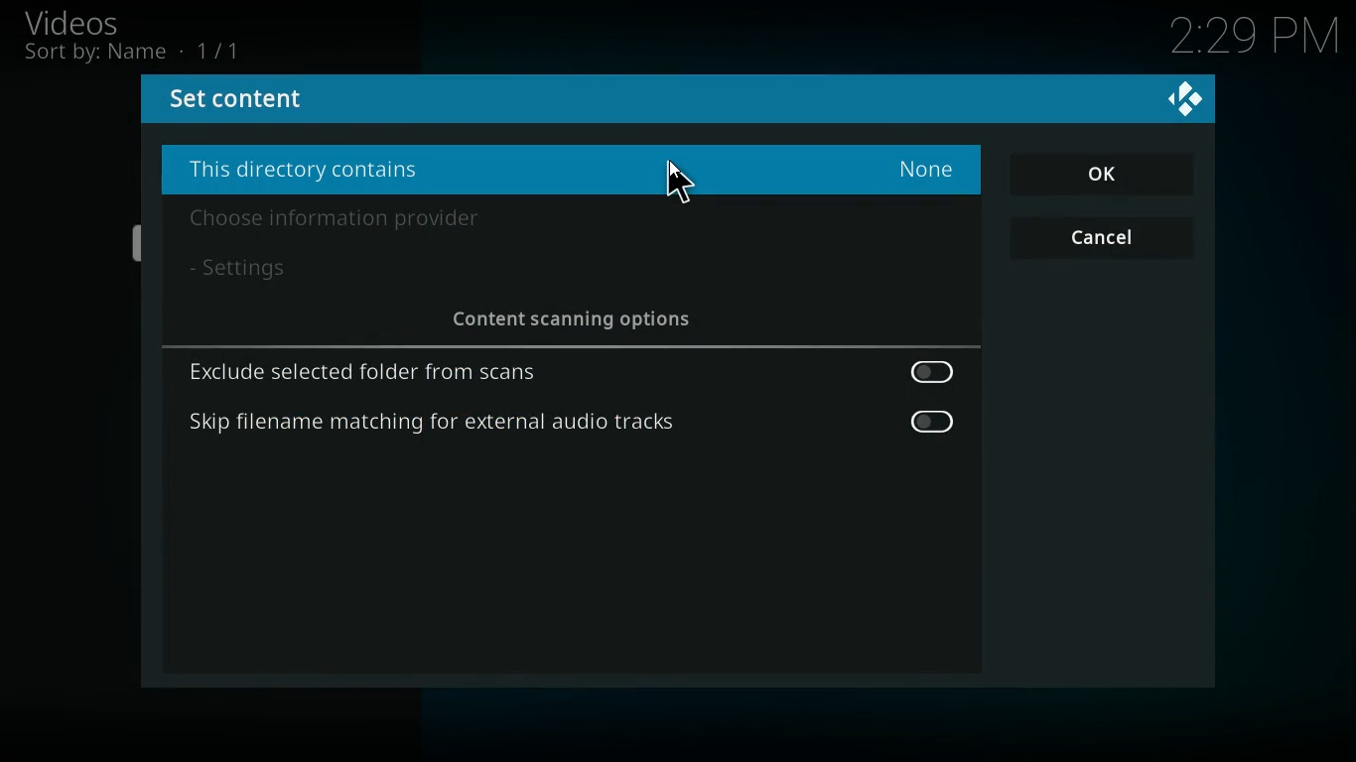 The height and width of the screenshot is (762, 1356). What do you see at coordinates (369, 373) in the screenshot?
I see `exclude selected folder from scans` at bounding box center [369, 373].